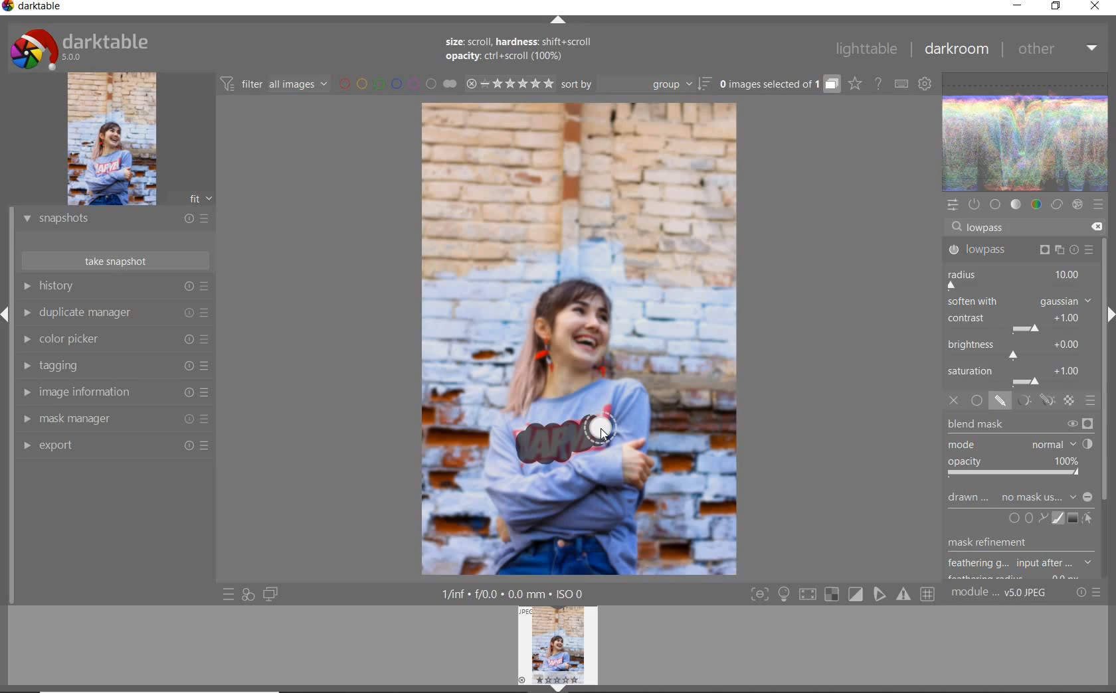  What do you see at coordinates (1046, 498) in the screenshot?
I see `no mask` at bounding box center [1046, 498].